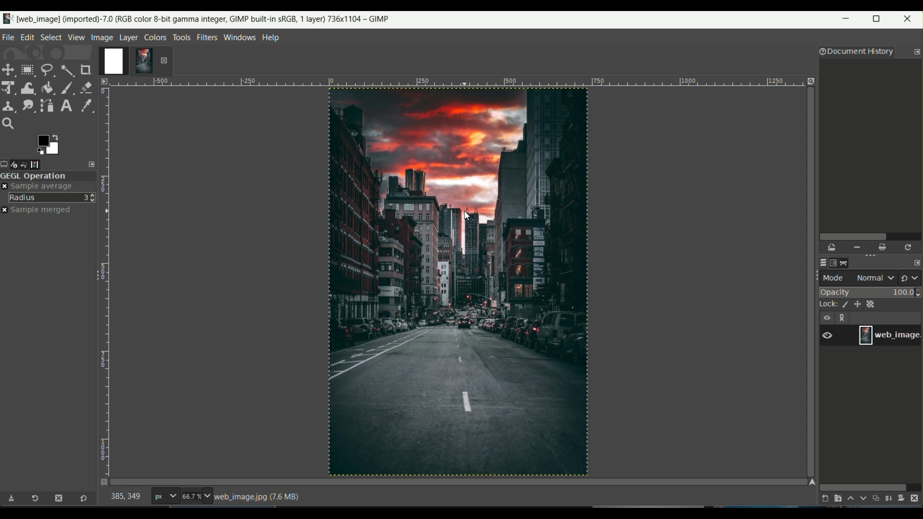  I want to click on imported image, so click(127, 62).